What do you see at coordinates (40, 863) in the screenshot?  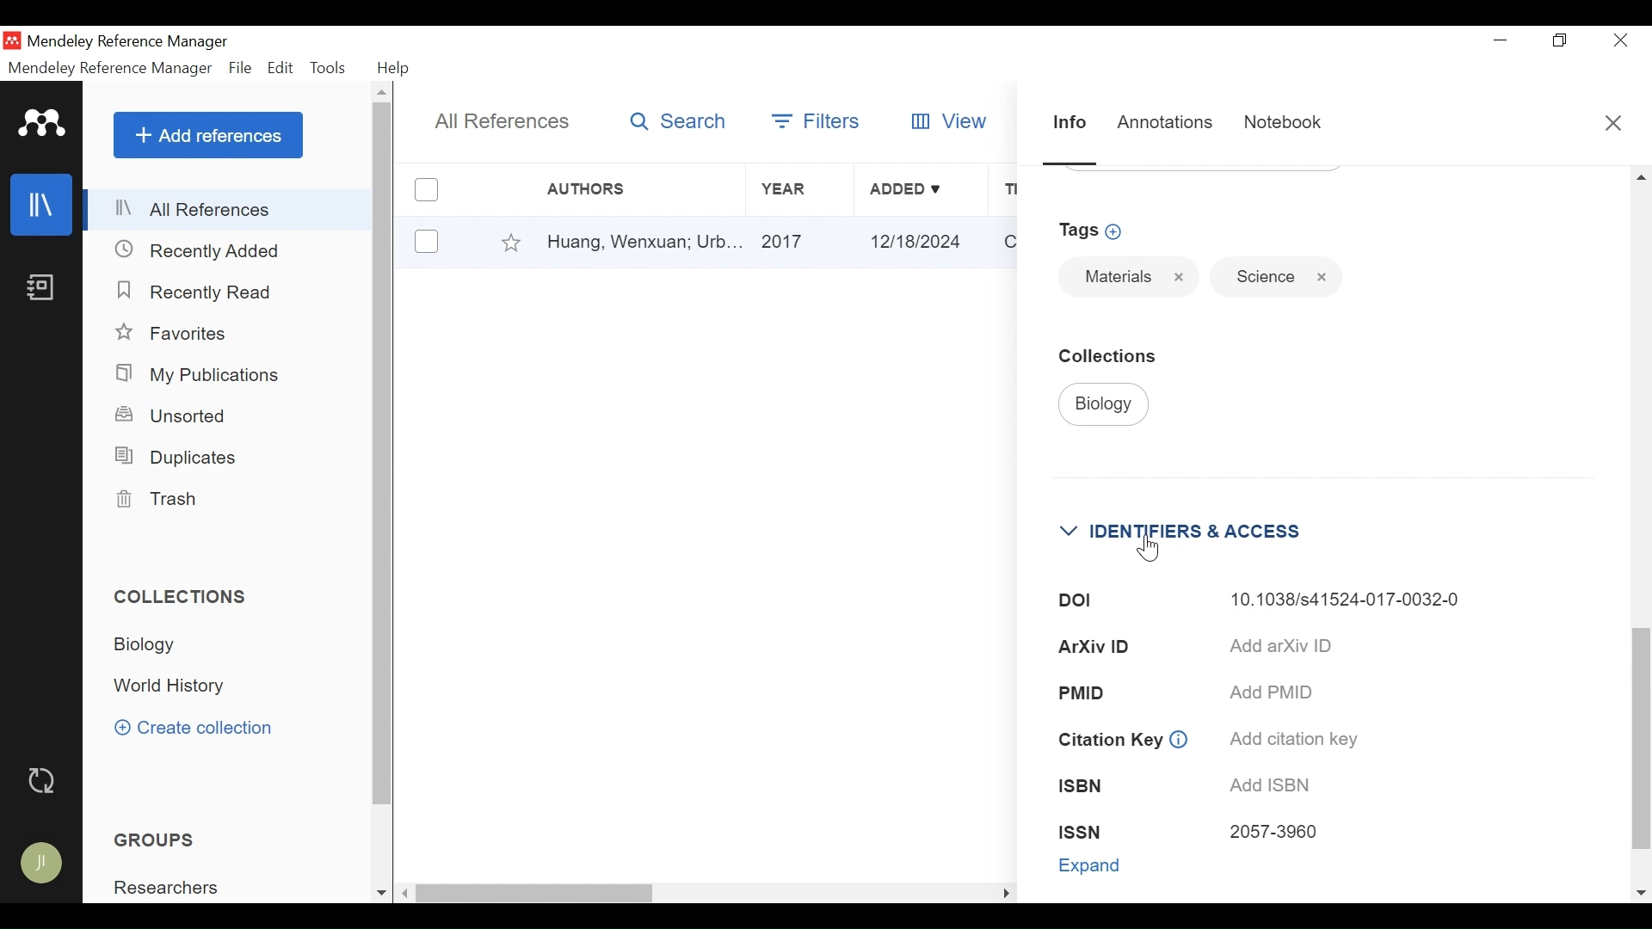 I see `Avatar` at bounding box center [40, 863].